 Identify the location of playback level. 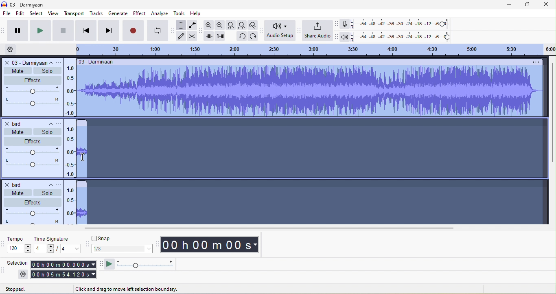
(403, 37).